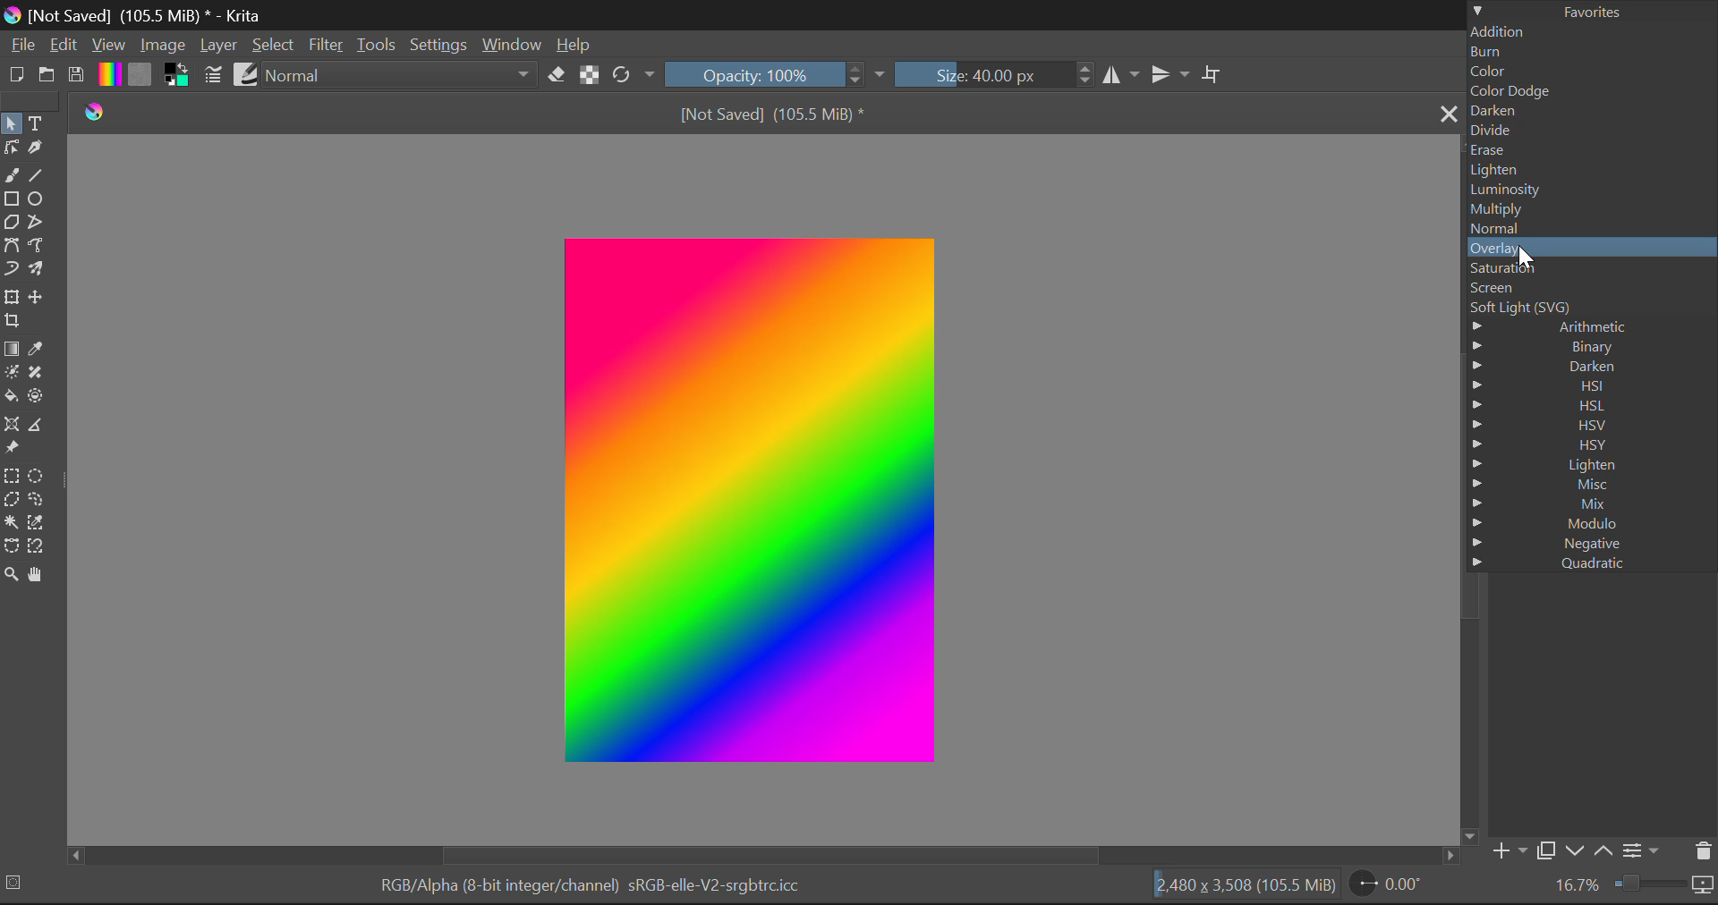 The width and height of the screenshot is (1718, 905). What do you see at coordinates (14, 321) in the screenshot?
I see `Crop` at bounding box center [14, 321].